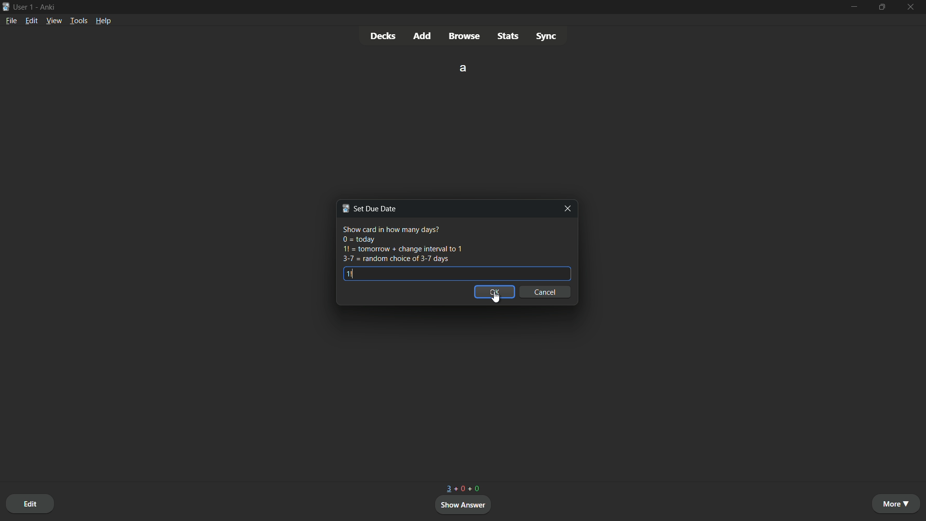 This screenshot has height=521, width=926. What do you see at coordinates (464, 68) in the screenshot?
I see `a` at bounding box center [464, 68].